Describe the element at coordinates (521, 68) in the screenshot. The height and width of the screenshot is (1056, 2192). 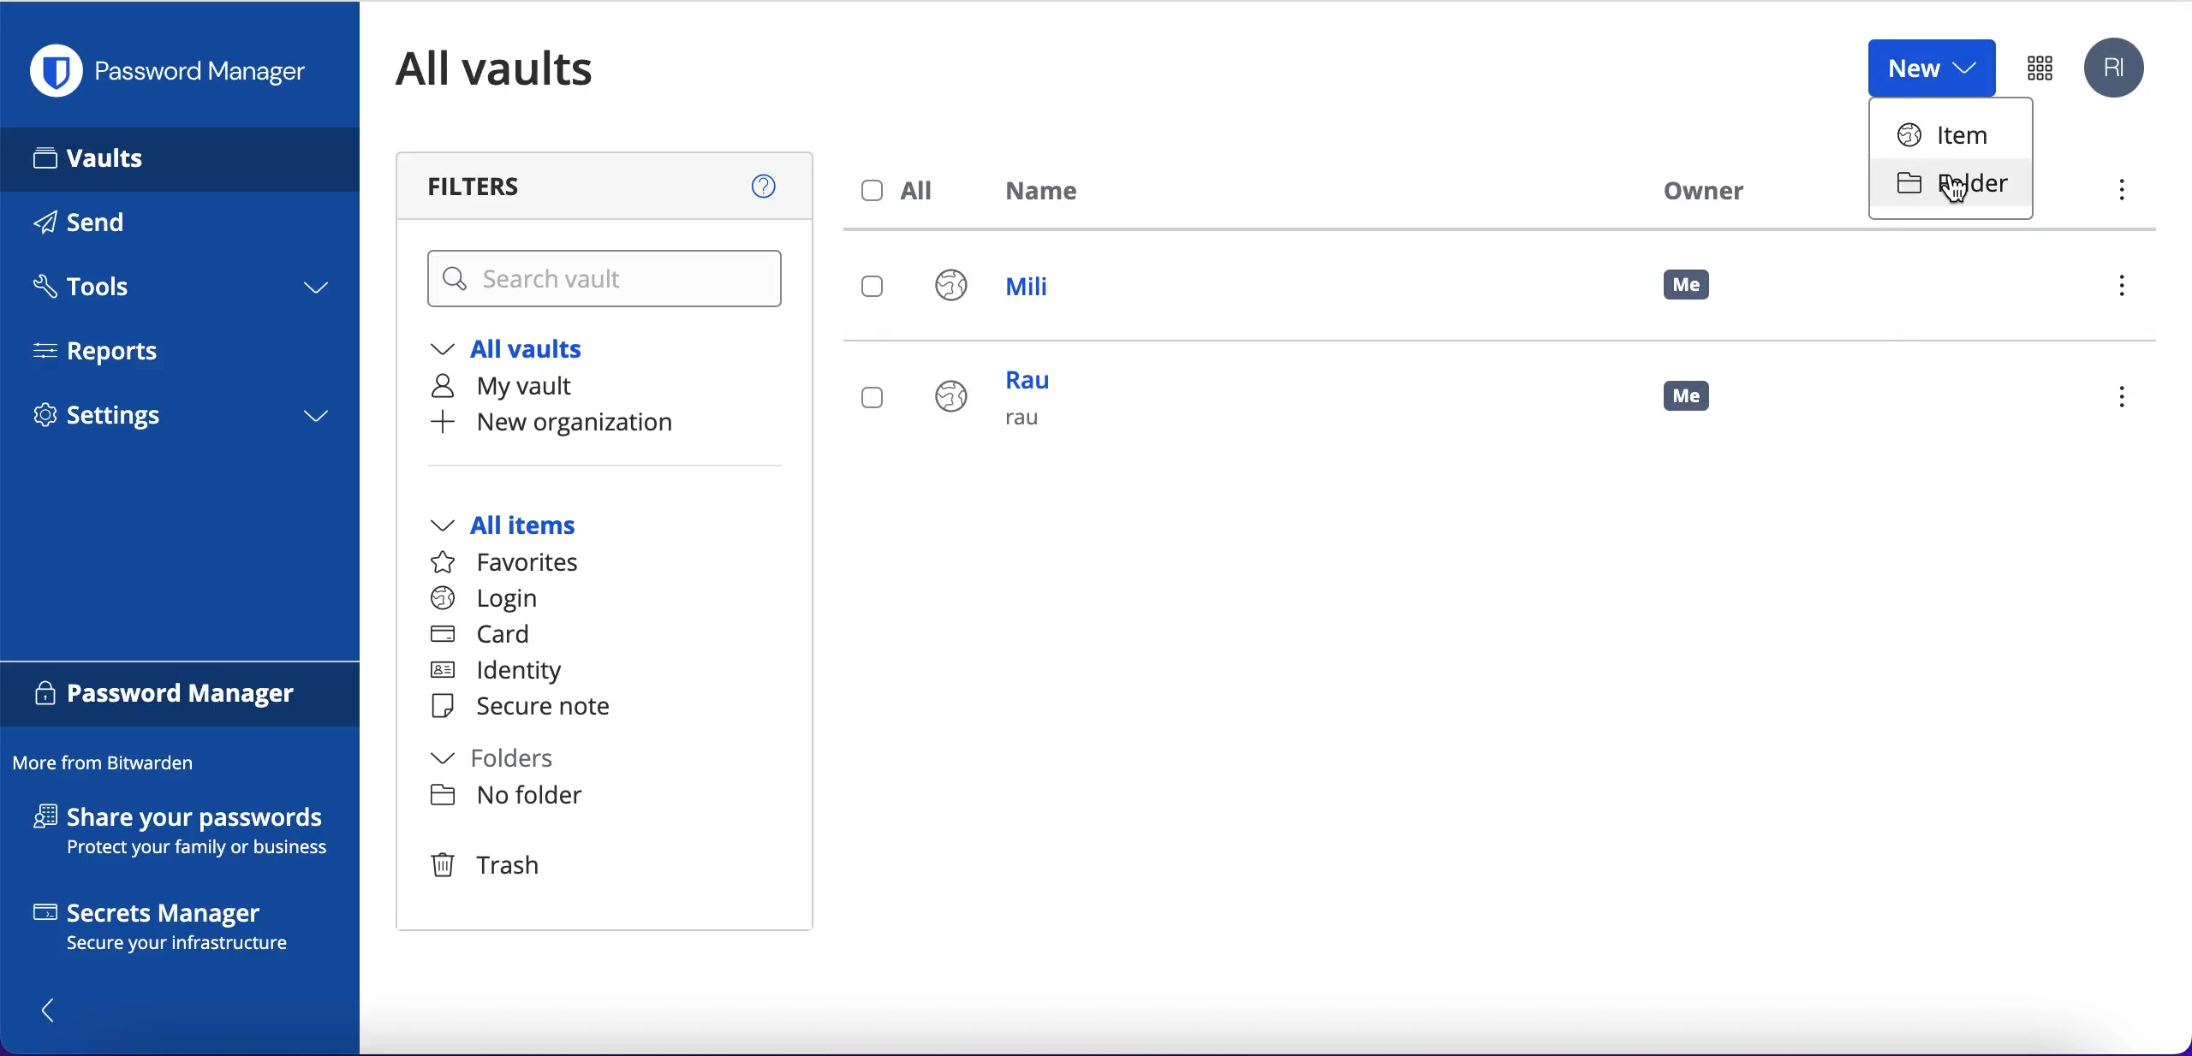
I see `all vaults` at that location.